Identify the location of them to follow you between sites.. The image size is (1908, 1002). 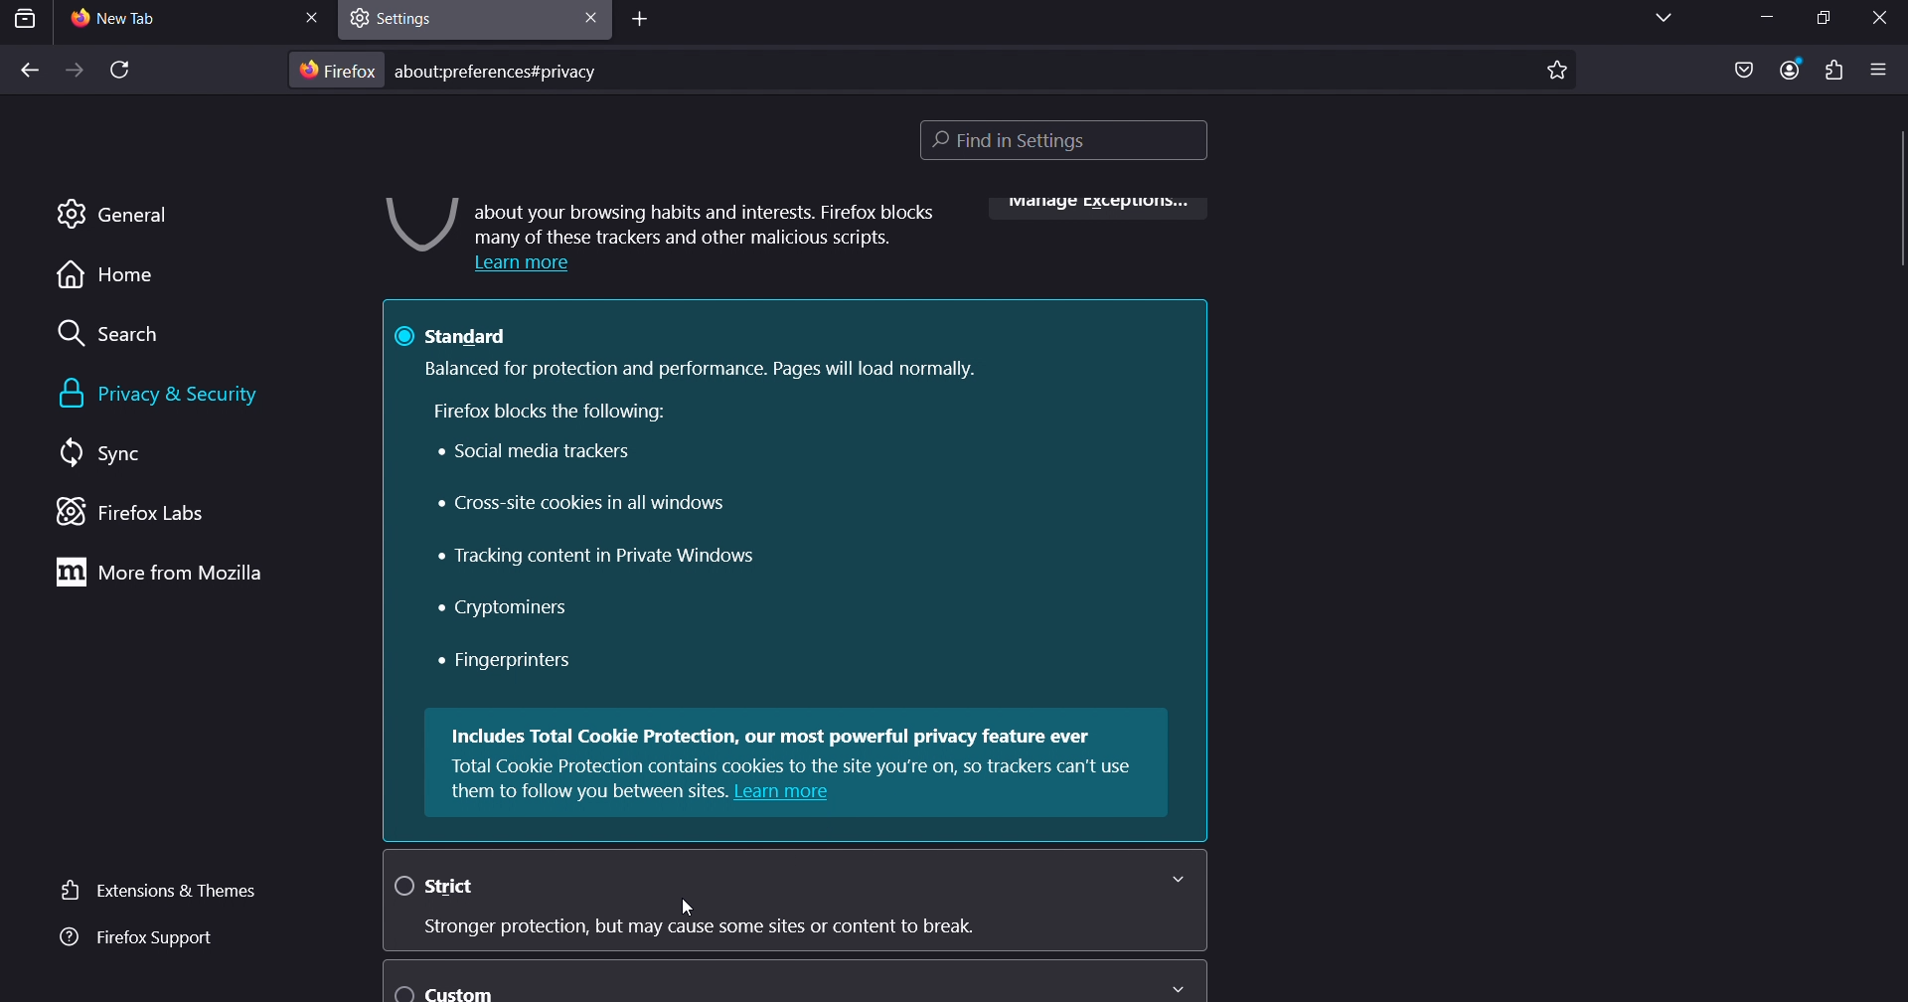
(588, 791).